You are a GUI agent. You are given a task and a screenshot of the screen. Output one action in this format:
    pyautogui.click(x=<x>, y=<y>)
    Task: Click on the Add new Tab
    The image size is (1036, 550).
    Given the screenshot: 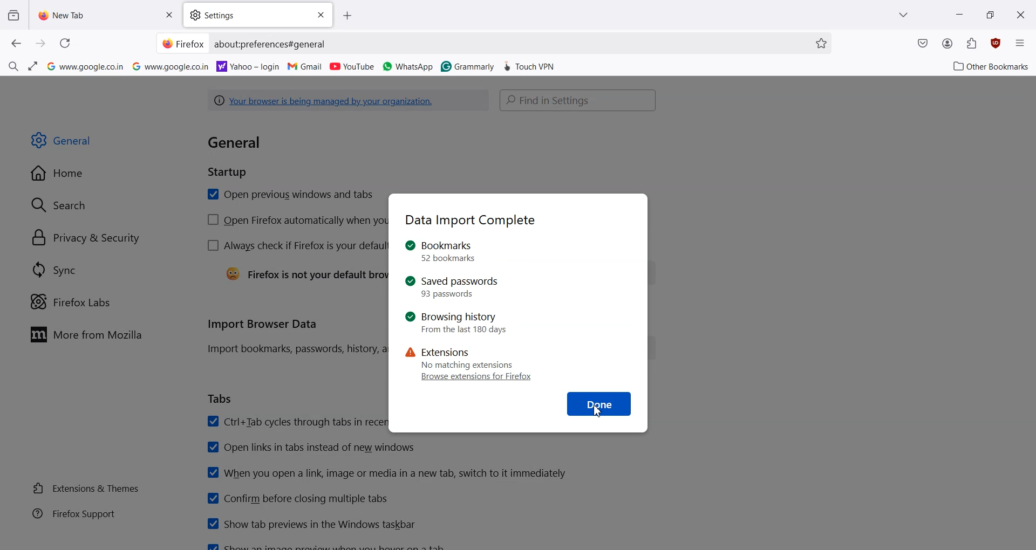 What is the action you would take?
    pyautogui.click(x=351, y=15)
    